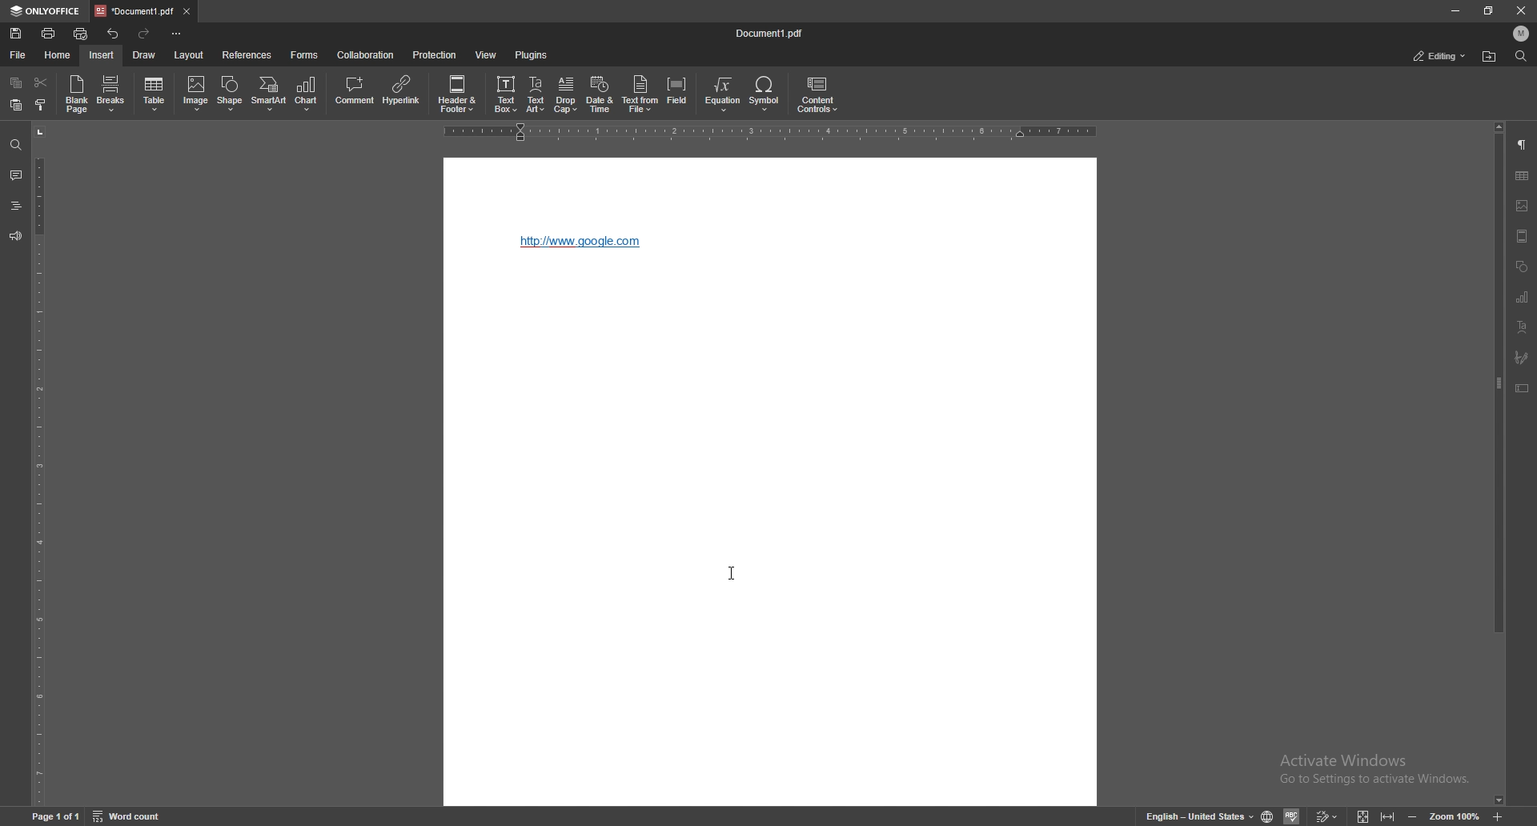 This screenshot has height=826, width=1537. Describe the element at coordinates (1521, 267) in the screenshot. I see `shapes` at that location.